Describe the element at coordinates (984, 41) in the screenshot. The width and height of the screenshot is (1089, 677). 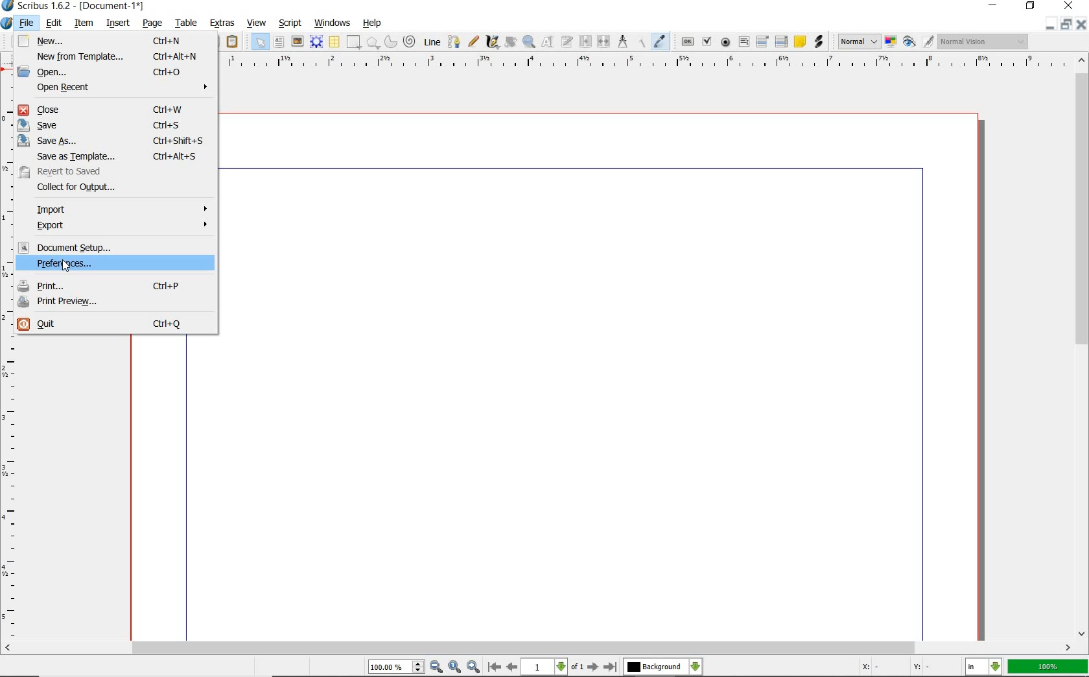
I see `visual appearance of the display` at that location.